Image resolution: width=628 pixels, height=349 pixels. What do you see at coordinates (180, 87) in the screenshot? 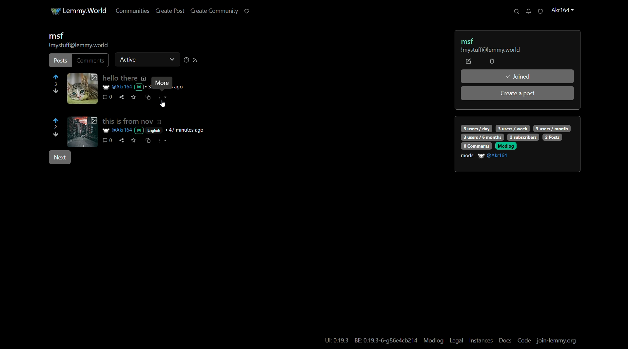
I see `text` at bounding box center [180, 87].